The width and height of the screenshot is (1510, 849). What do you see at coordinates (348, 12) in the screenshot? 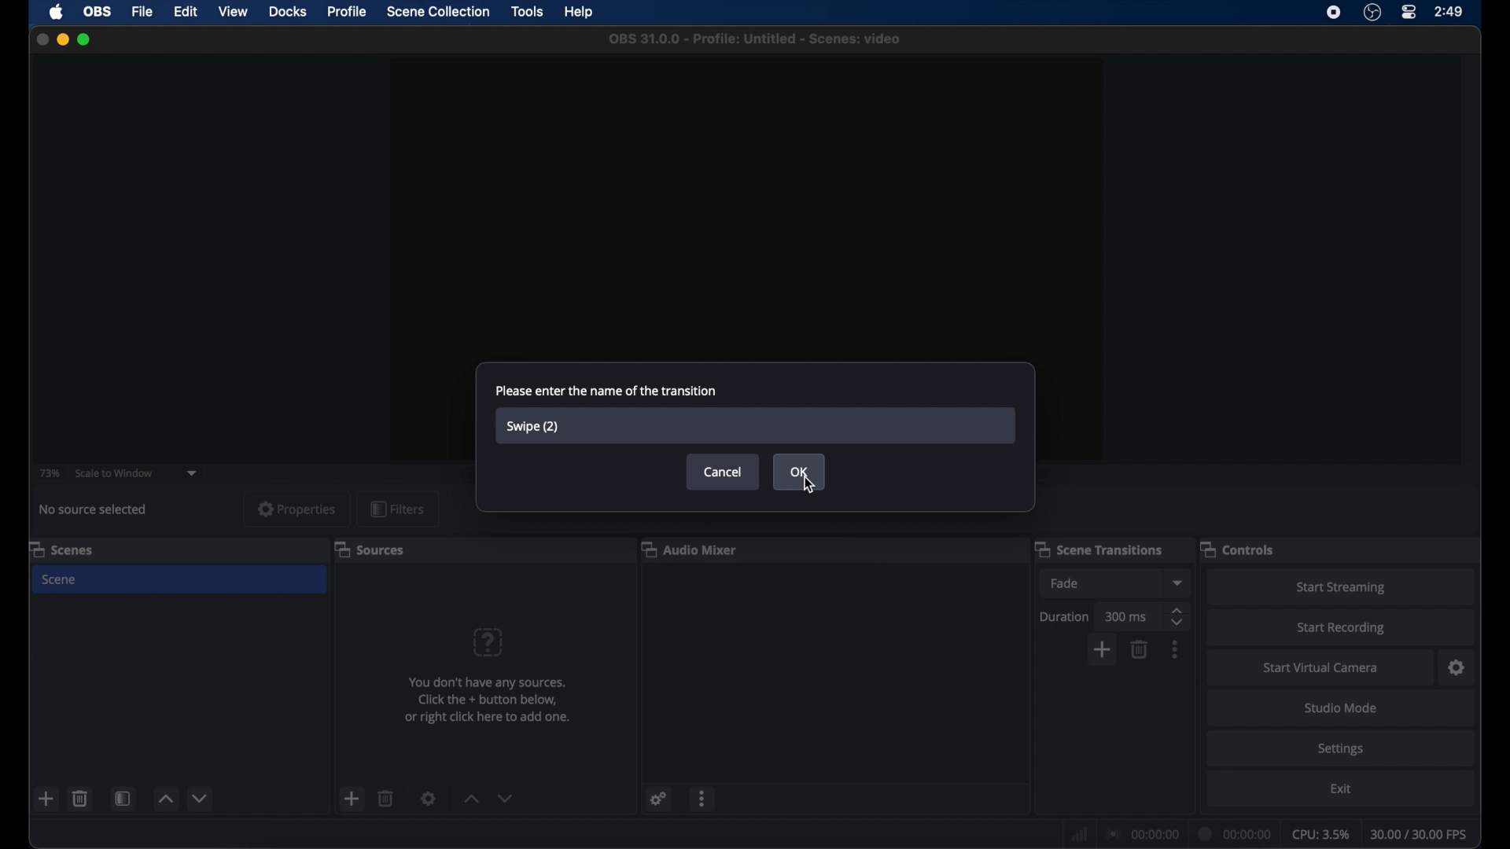
I see `profile` at bounding box center [348, 12].